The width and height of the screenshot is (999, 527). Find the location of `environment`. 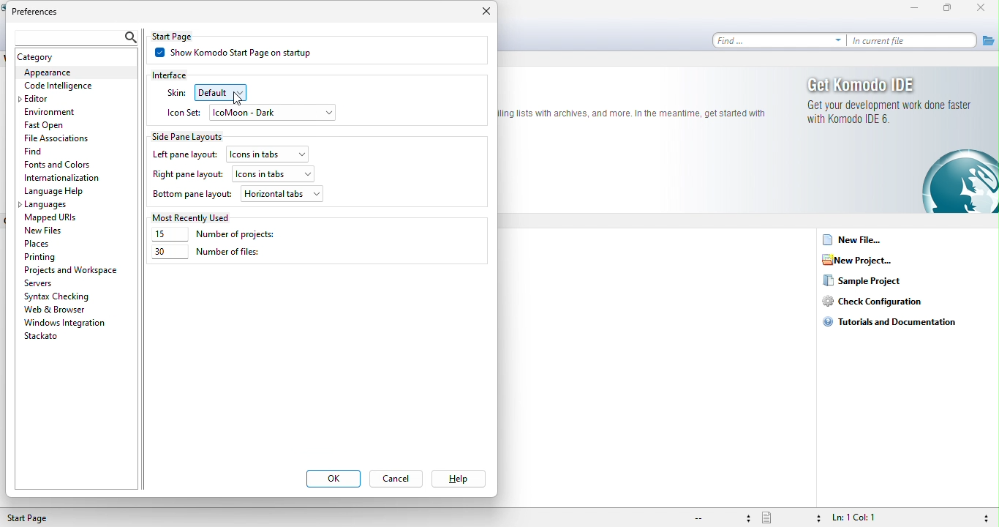

environment is located at coordinates (54, 111).